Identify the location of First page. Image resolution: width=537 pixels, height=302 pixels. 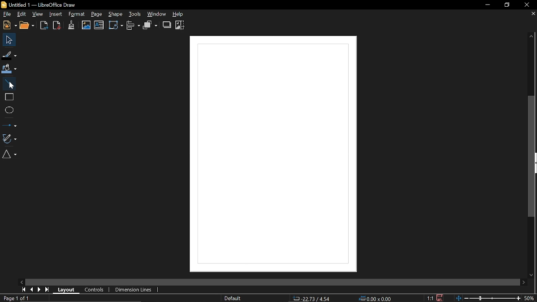
(23, 289).